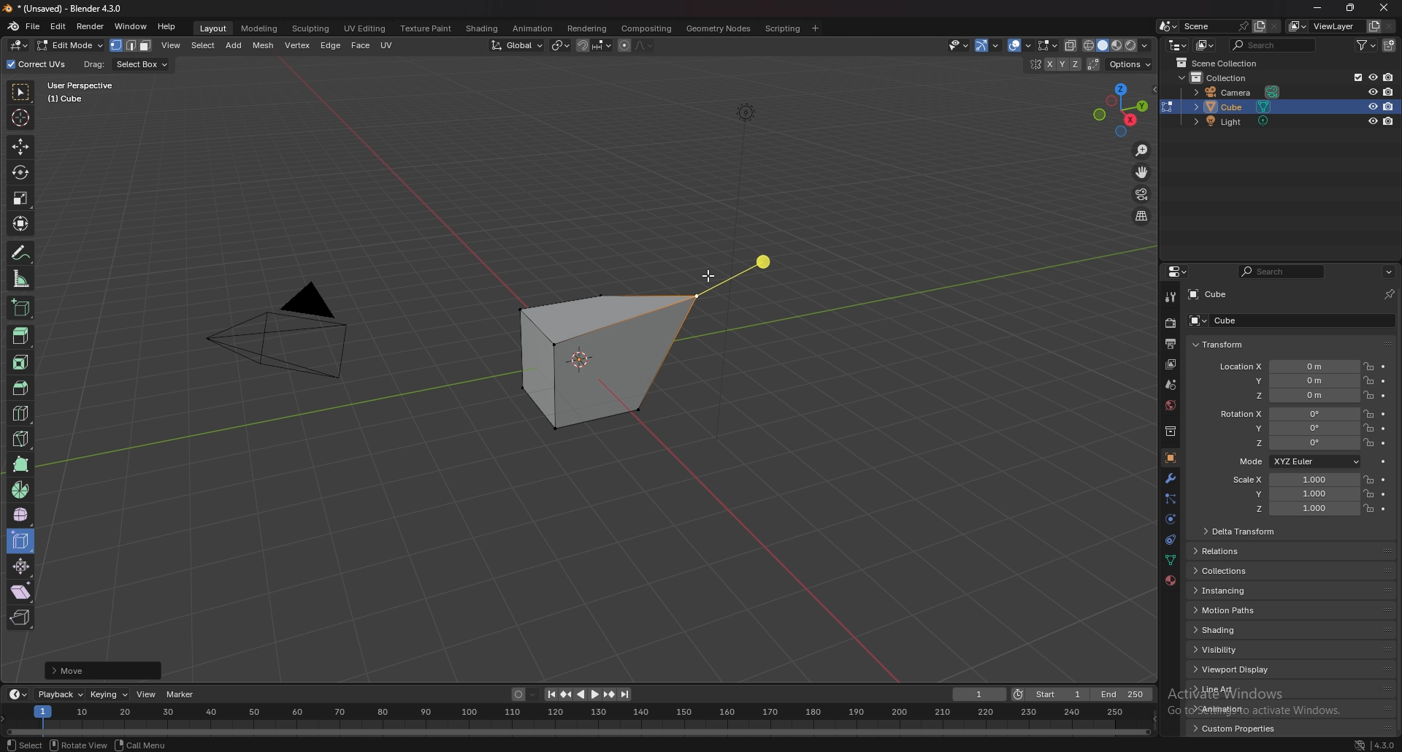  I want to click on , so click(957, 45).